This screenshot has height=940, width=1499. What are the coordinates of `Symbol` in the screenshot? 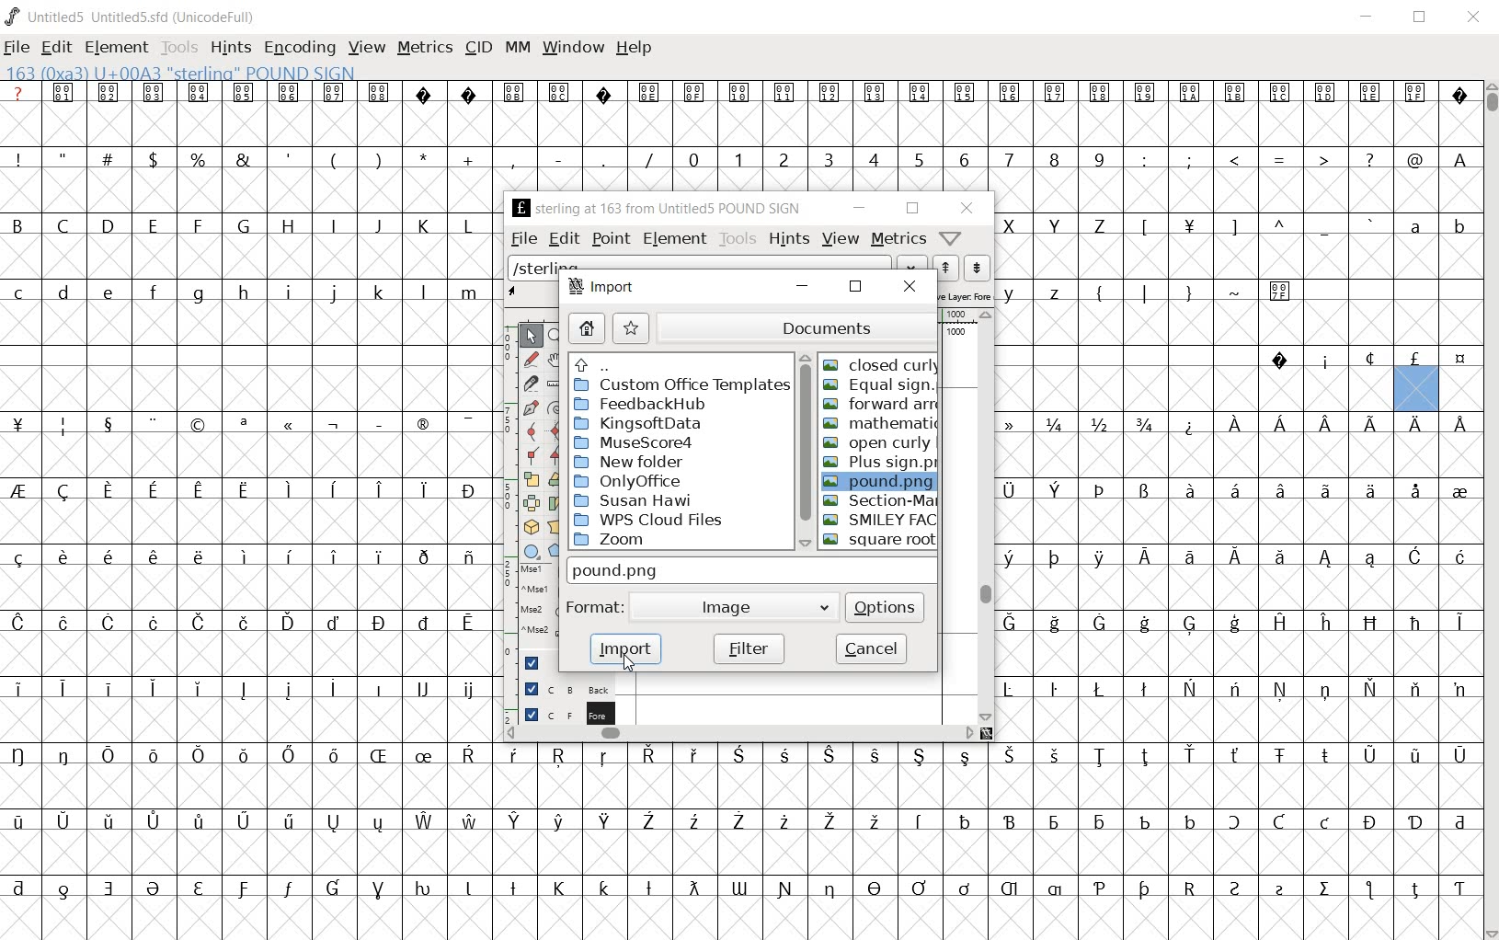 It's located at (1237, 423).